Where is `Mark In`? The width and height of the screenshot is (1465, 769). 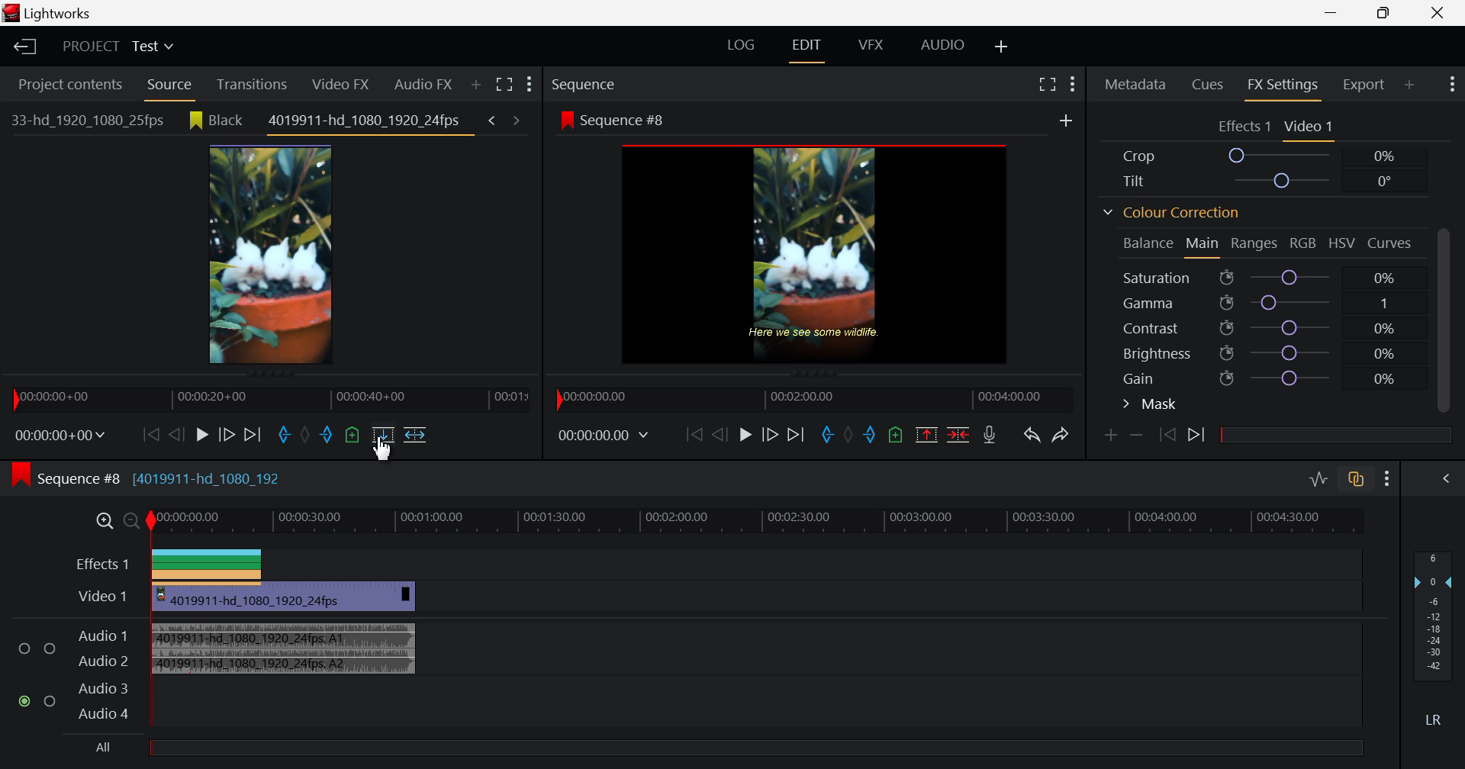
Mark In is located at coordinates (824, 431).